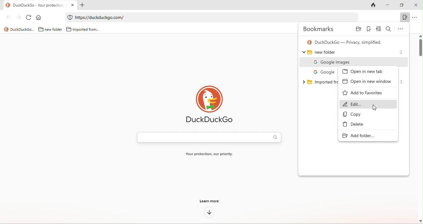  I want to click on add to favourites, so click(367, 93).